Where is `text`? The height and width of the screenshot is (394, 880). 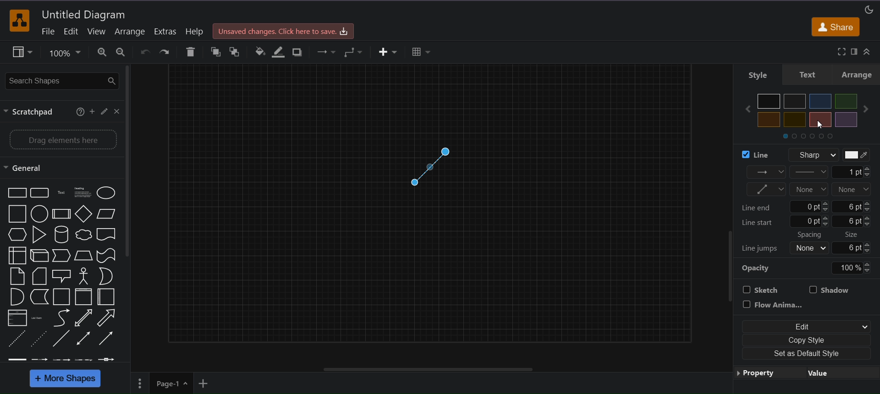
text is located at coordinates (812, 77).